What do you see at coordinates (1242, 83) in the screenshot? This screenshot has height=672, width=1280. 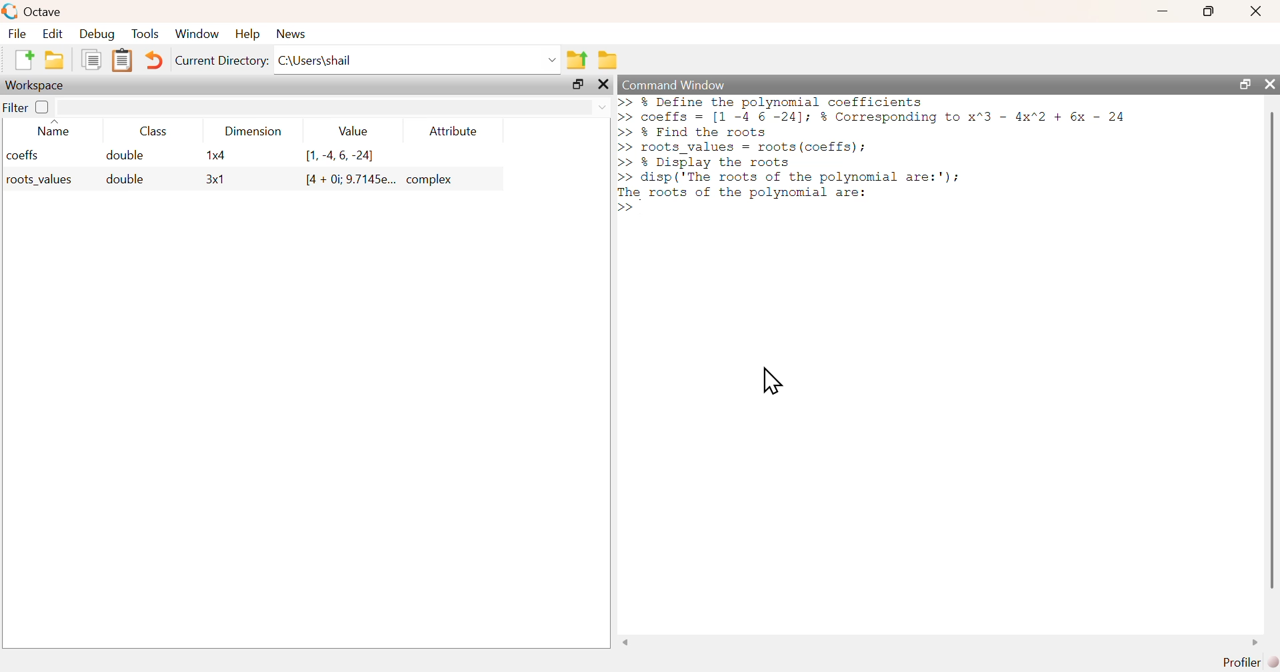 I see `maximize` at bounding box center [1242, 83].